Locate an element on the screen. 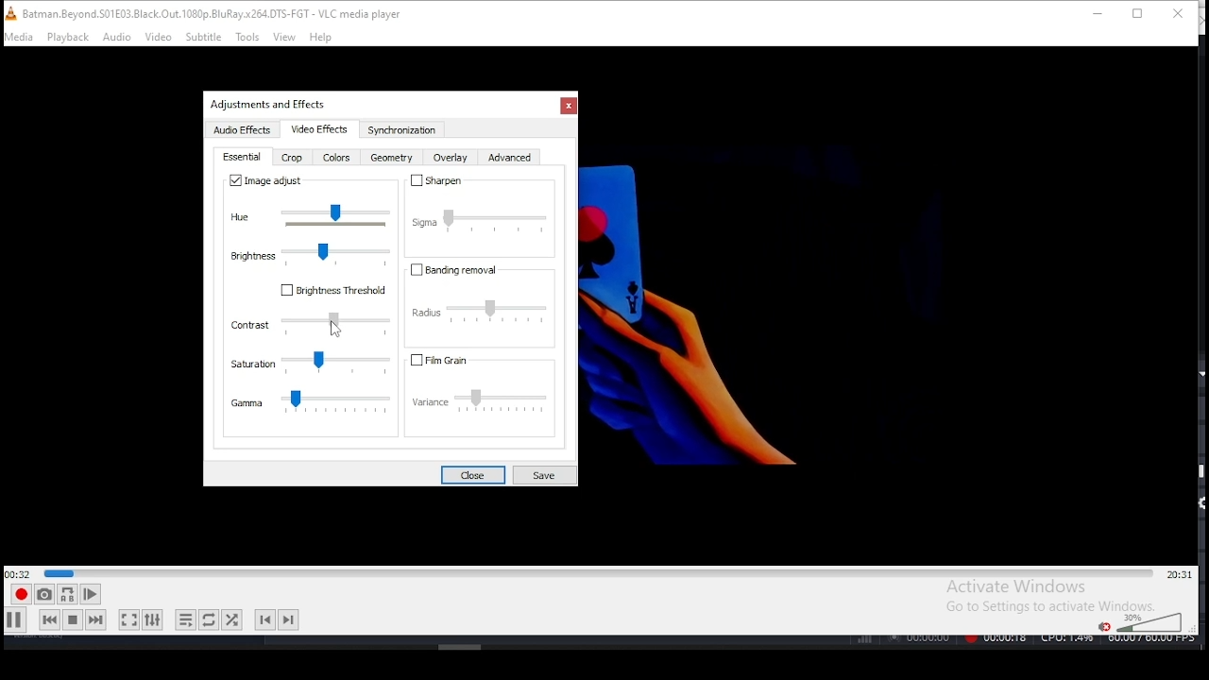 This screenshot has height=680, width=1209. restore is located at coordinates (1137, 15).